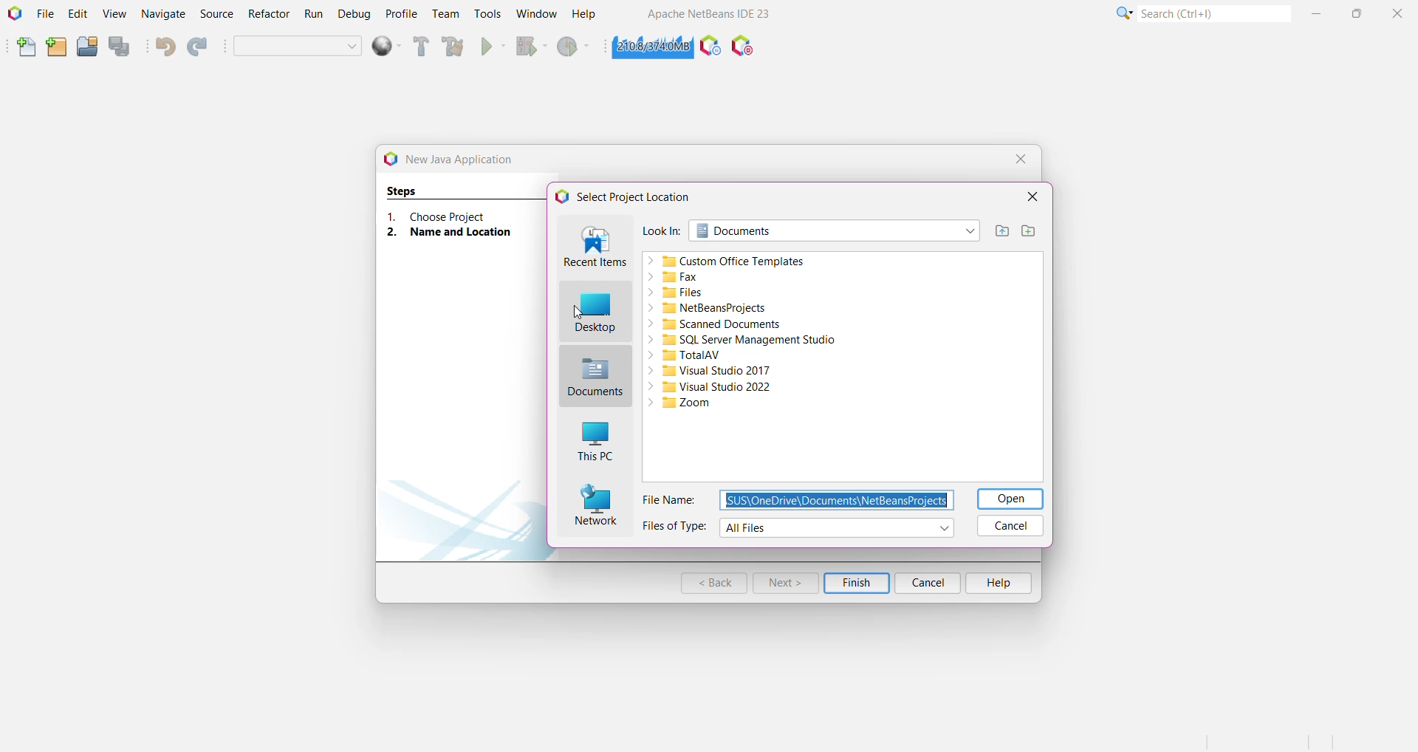 Image resolution: width=1418 pixels, height=752 pixels. Describe the element at coordinates (404, 189) in the screenshot. I see `Steps` at that location.